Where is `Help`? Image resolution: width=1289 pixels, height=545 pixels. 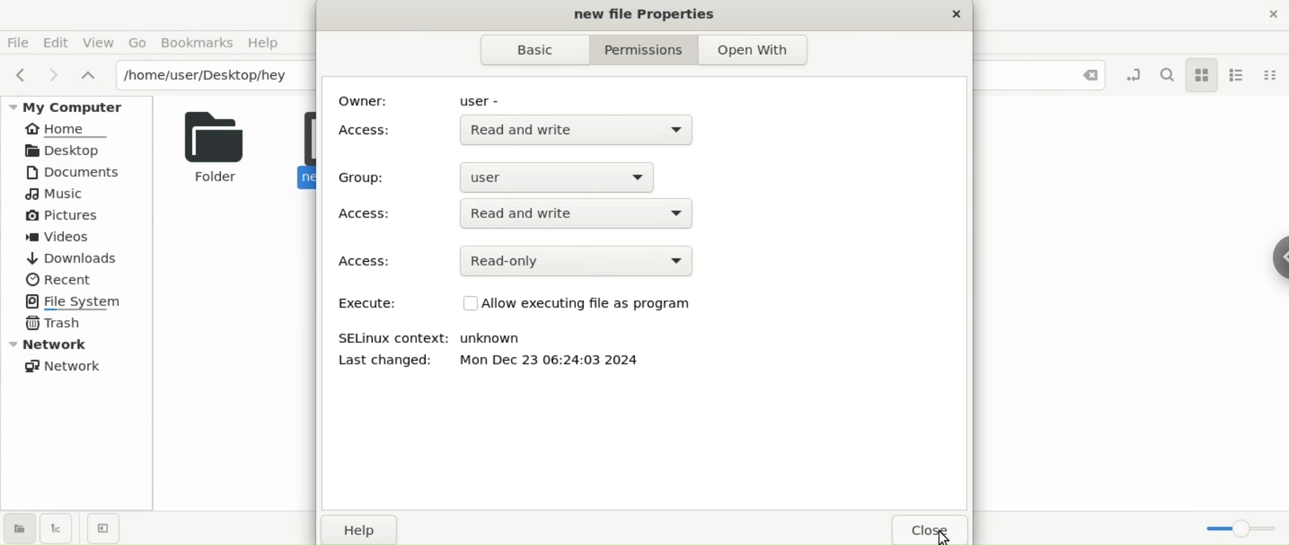 Help is located at coordinates (269, 43).